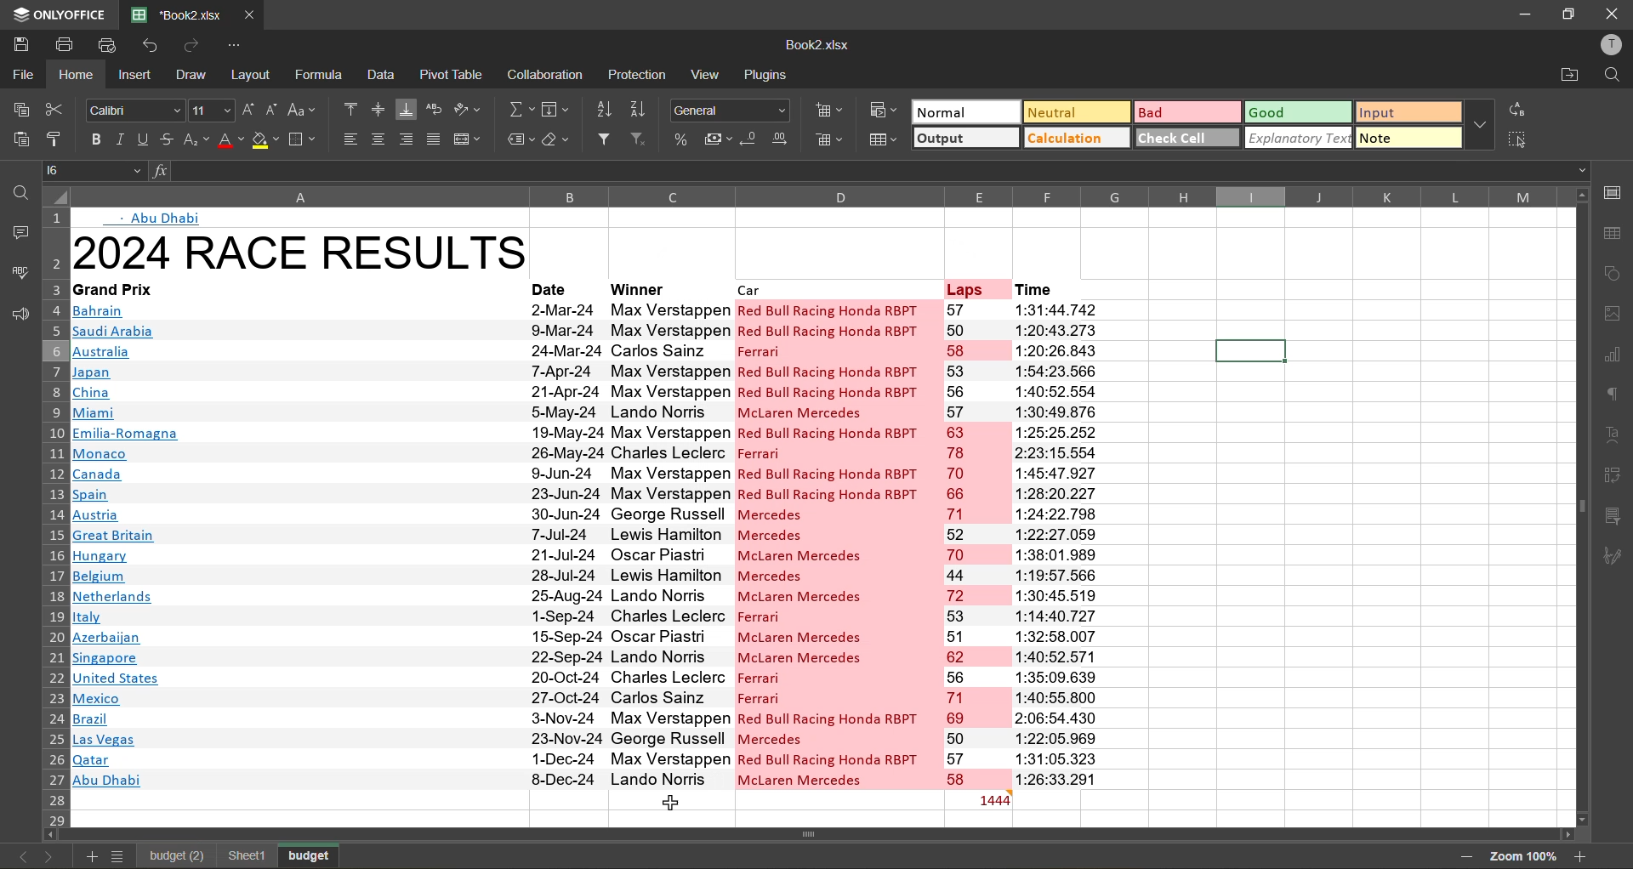 Image resolution: width=1633 pixels, height=869 pixels. What do you see at coordinates (438, 110) in the screenshot?
I see `wrap text` at bounding box center [438, 110].